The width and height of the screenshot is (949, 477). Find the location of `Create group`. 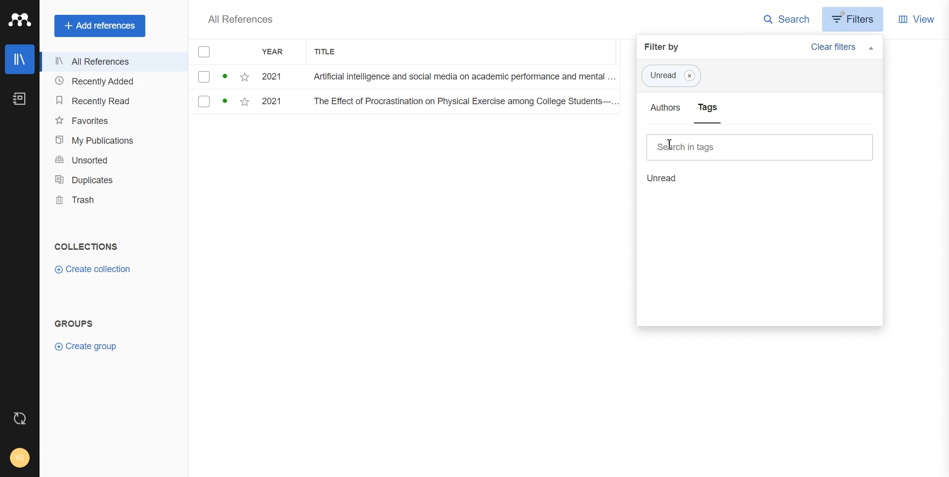

Create group is located at coordinates (86, 346).